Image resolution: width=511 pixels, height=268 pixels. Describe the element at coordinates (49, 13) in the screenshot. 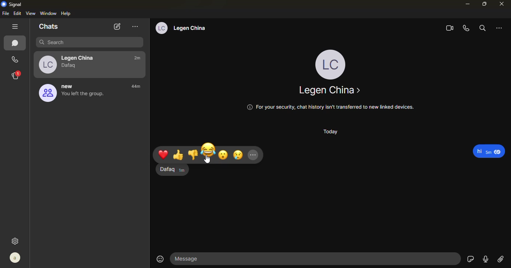

I see `window` at that location.